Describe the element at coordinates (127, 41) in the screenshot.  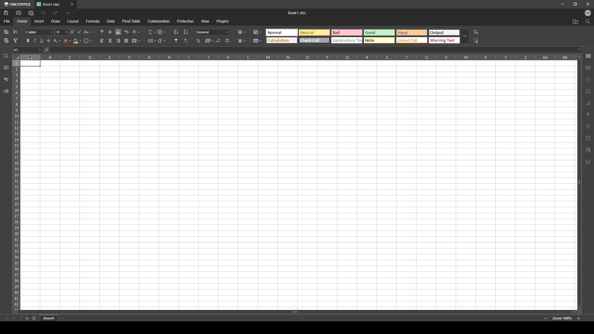
I see `justified` at that location.